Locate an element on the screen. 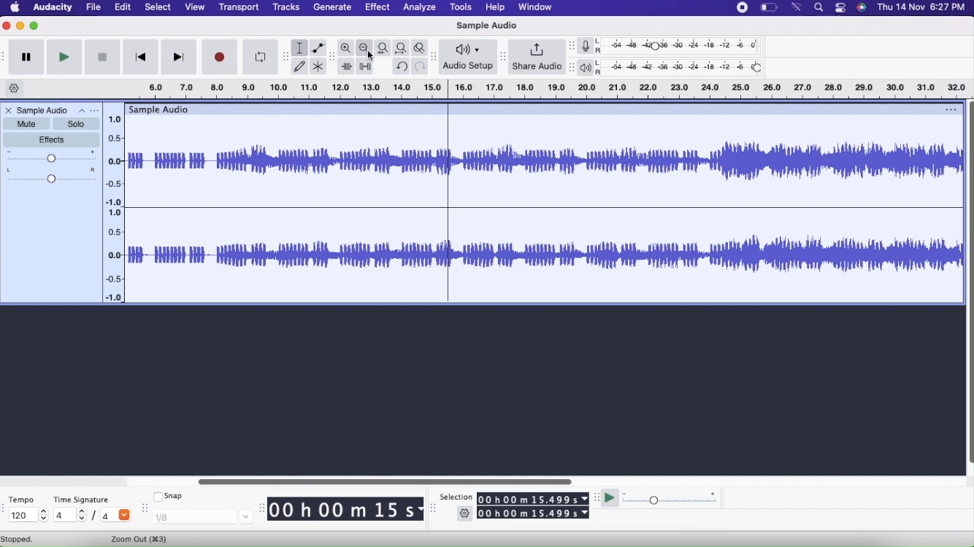 Image resolution: width=974 pixels, height=547 pixels. 00 h 00 m 15.499 s is located at coordinates (534, 513).